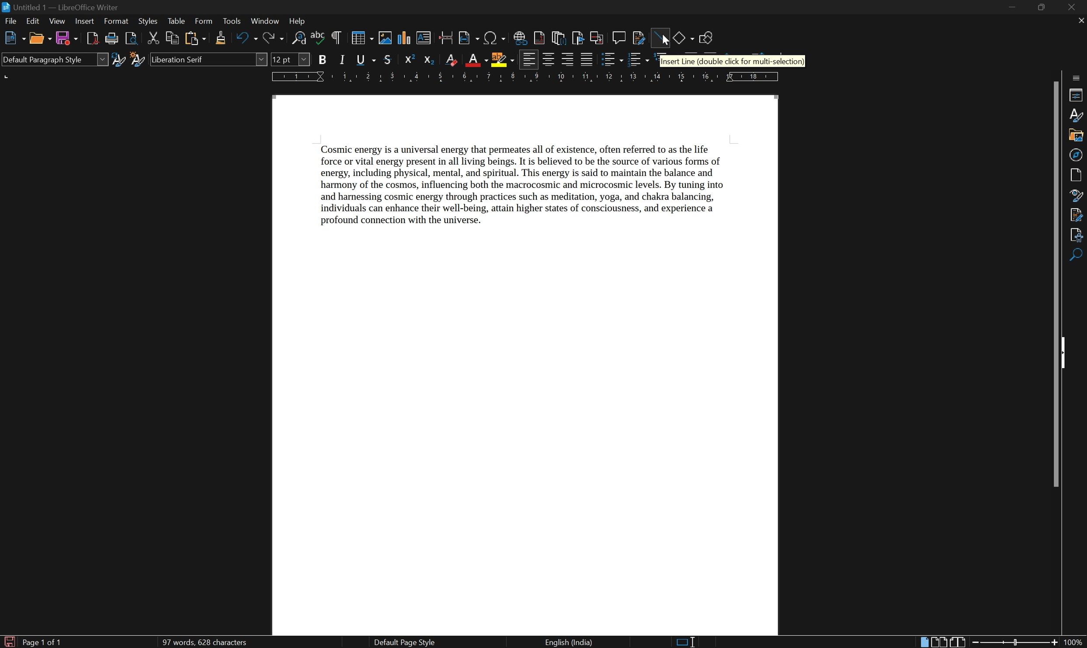  Describe the element at coordinates (1017, 641) in the screenshot. I see `slider` at that location.